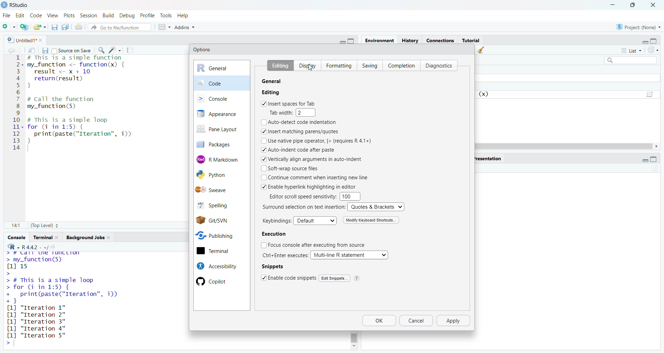 The width and height of the screenshot is (664, 353). Describe the element at coordinates (222, 98) in the screenshot. I see `console` at that location.